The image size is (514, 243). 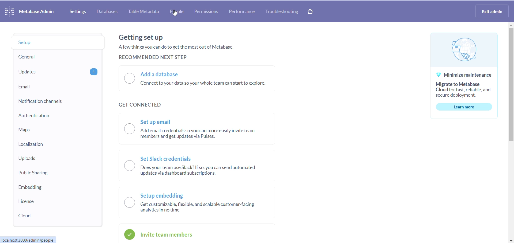 I want to click on database, so click(x=107, y=11).